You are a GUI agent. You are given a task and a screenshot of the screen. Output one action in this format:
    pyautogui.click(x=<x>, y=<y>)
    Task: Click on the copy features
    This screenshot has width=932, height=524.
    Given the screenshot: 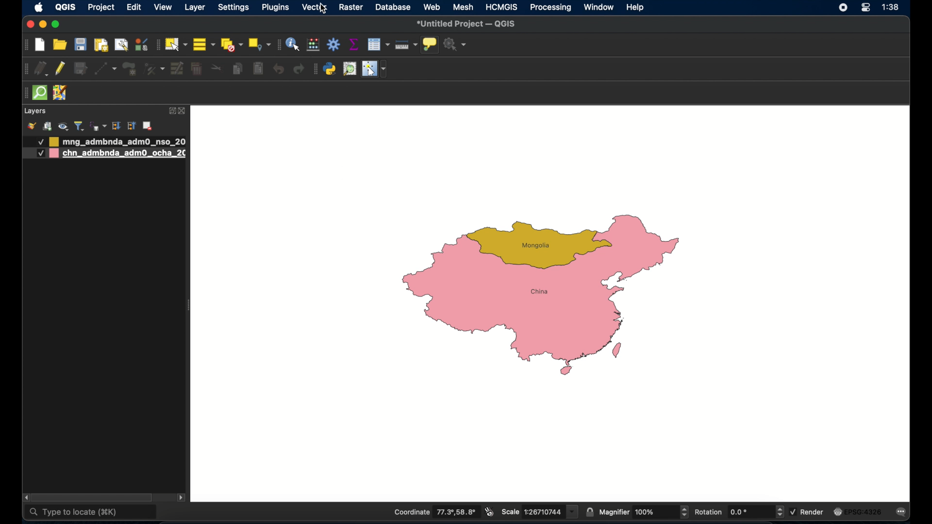 What is the action you would take?
    pyautogui.click(x=238, y=70)
    